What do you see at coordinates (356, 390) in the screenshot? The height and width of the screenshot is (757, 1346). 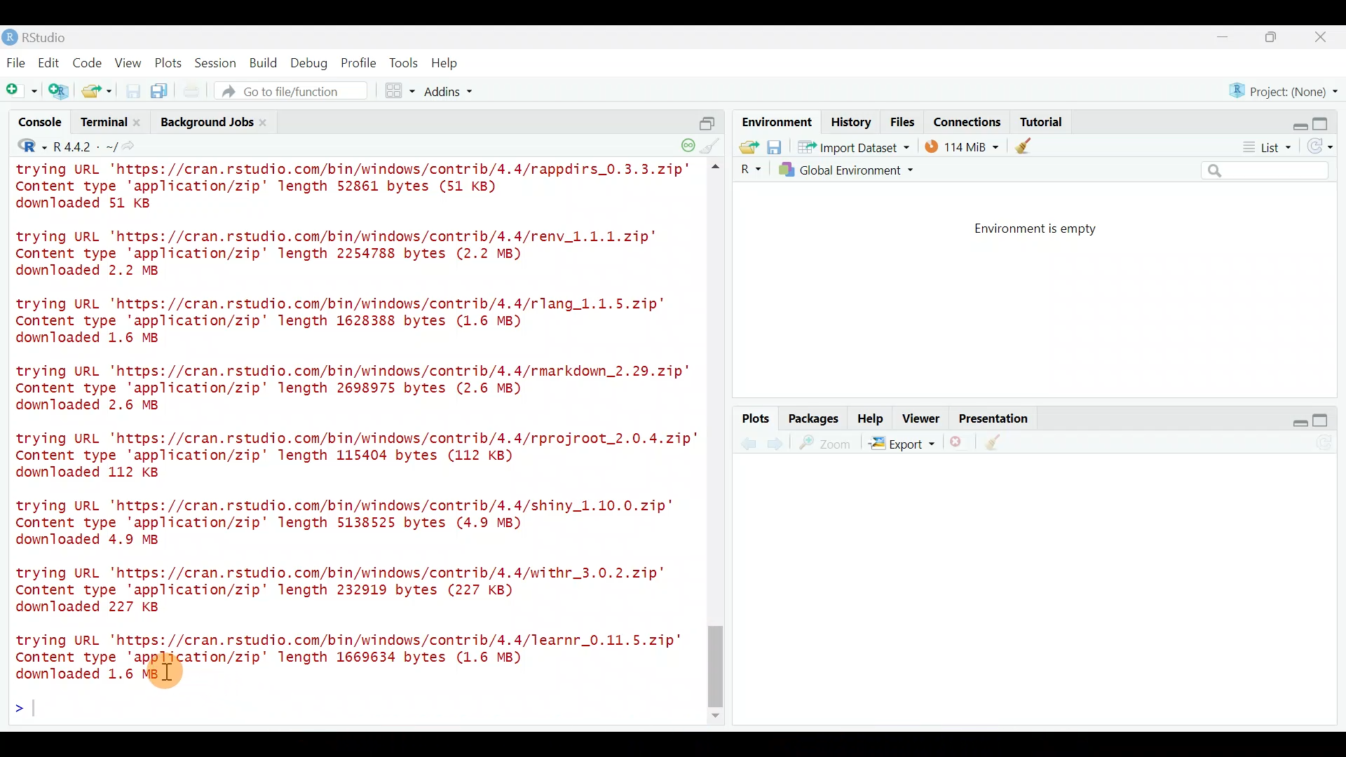 I see `trying URL 'https://cran.rstudio.com/bin/windows/contrib/4.4/rmarkdown_2.29.zip"
Content type 'application/zip' length 2698975 bytes (2.6 MB)
downloaded 2.6 MB` at bounding box center [356, 390].